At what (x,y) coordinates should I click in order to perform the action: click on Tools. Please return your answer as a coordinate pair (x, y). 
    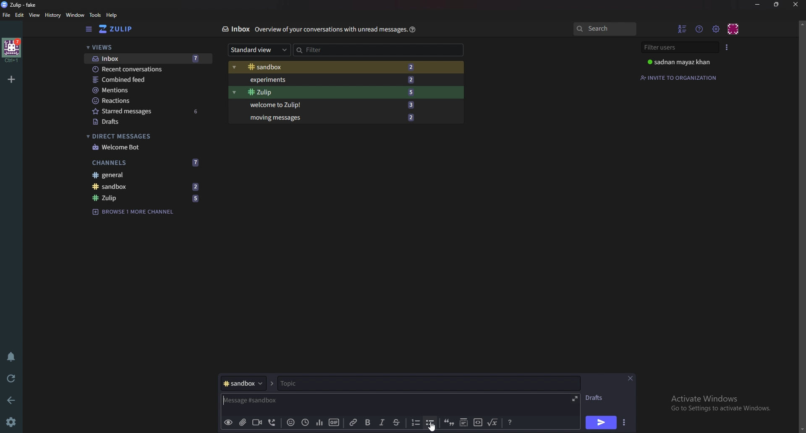
    Looking at the image, I should click on (95, 15).